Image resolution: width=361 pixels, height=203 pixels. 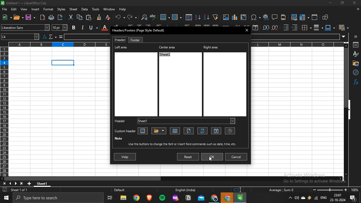 What do you see at coordinates (135, 40) in the screenshot?
I see `footer` at bounding box center [135, 40].